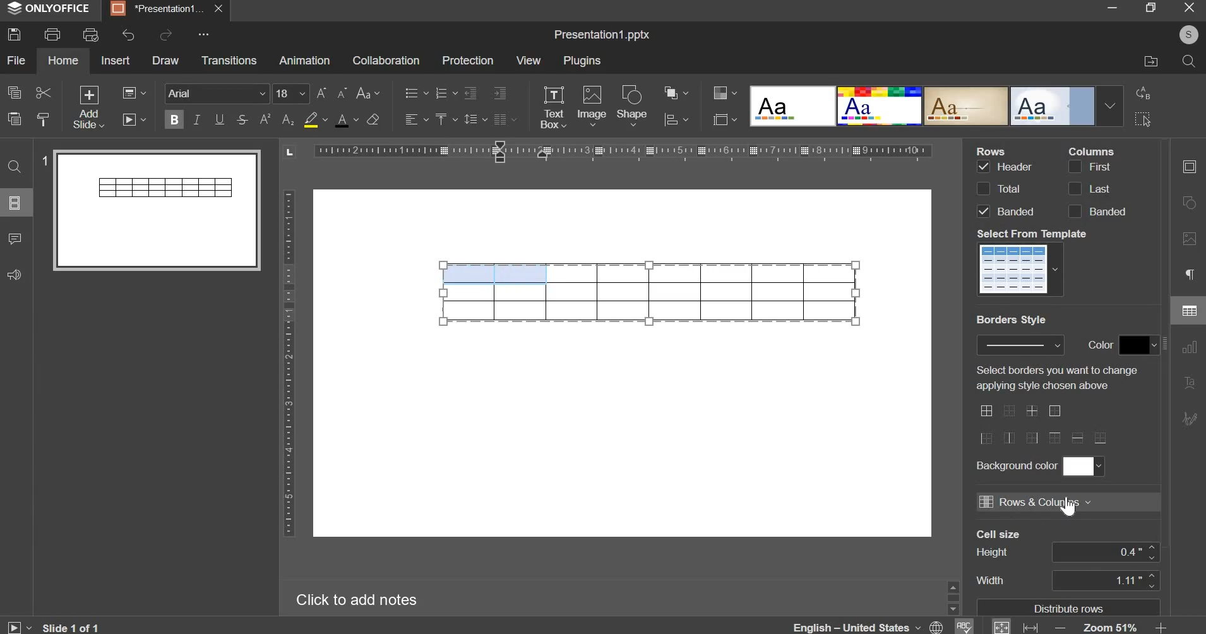 This screenshot has height=634, width=1206. What do you see at coordinates (15, 167) in the screenshot?
I see `find` at bounding box center [15, 167].